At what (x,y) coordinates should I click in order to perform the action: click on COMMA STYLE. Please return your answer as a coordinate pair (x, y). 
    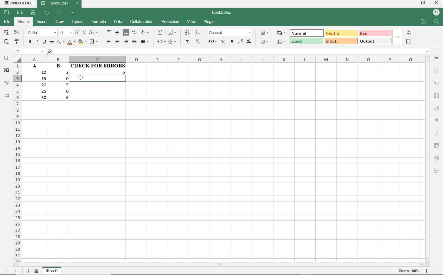
    Looking at the image, I should click on (232, 42).